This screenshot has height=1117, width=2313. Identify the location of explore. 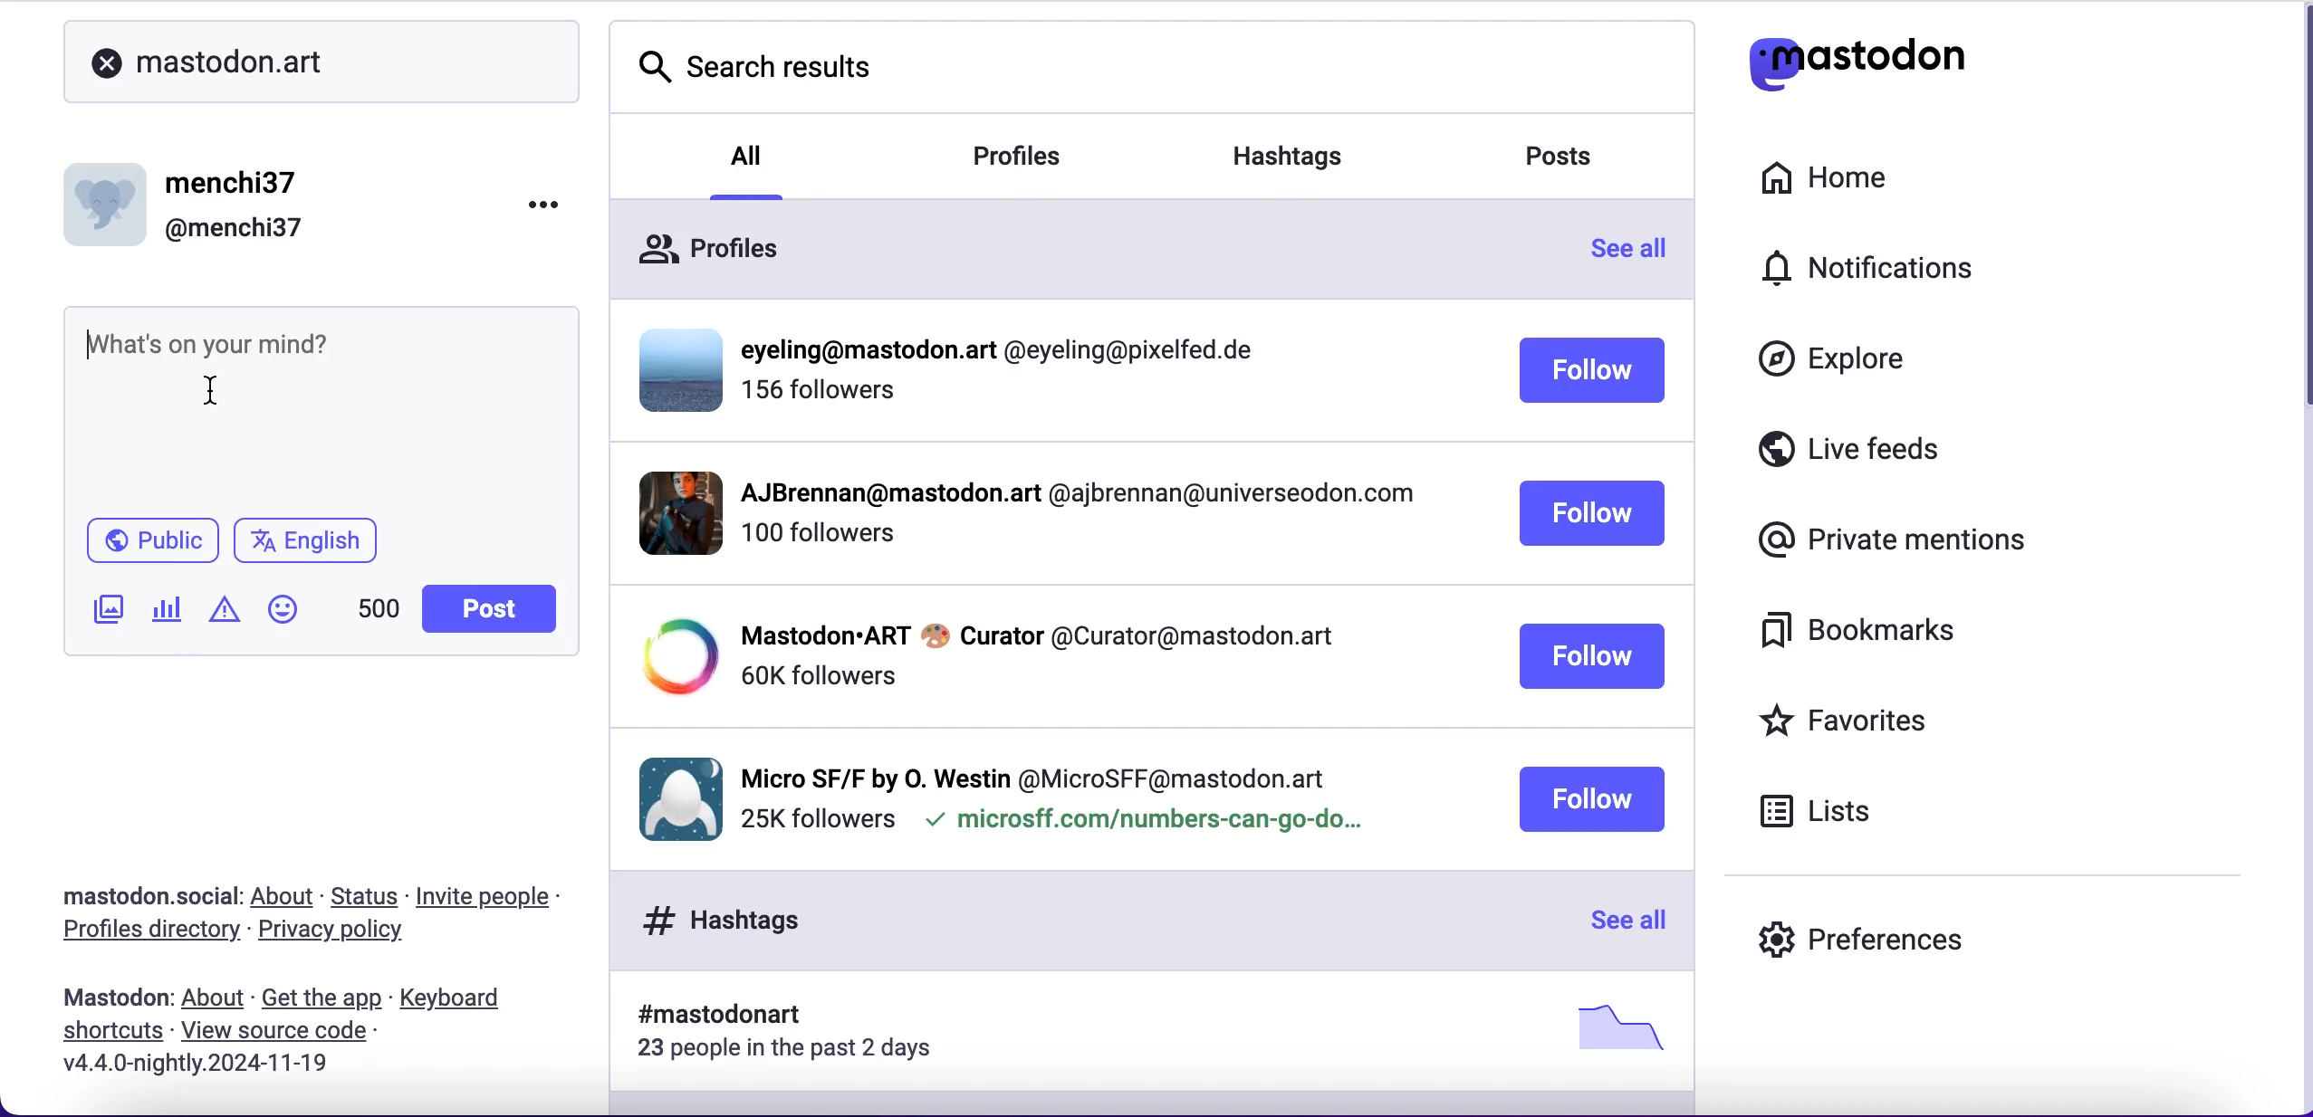
(1838, 367).